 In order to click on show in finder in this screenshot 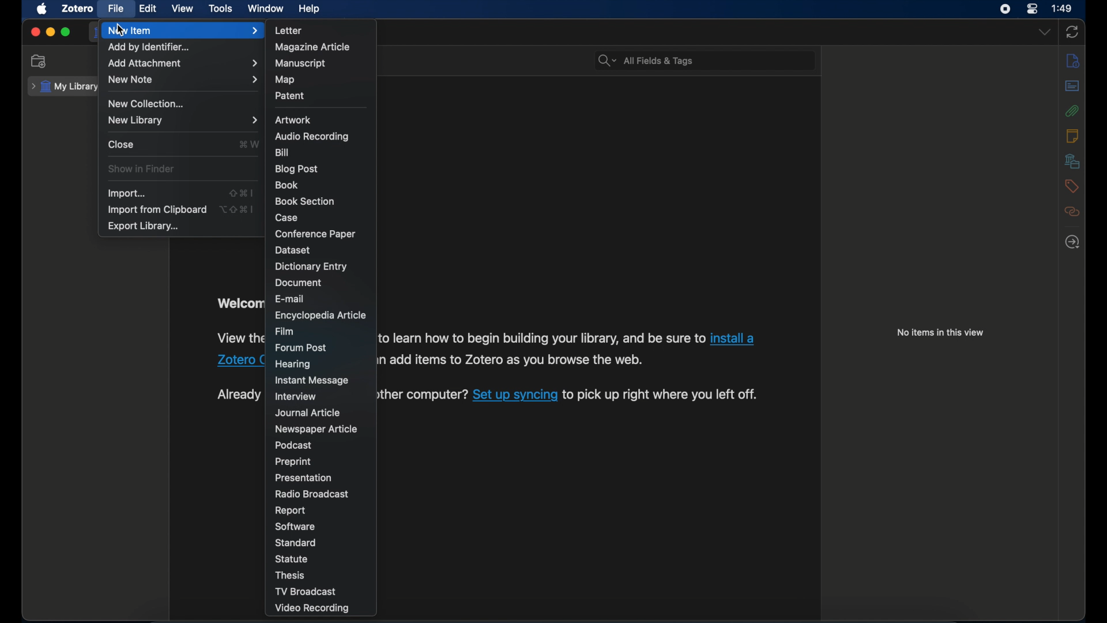, I will do `click(143, 169)`.